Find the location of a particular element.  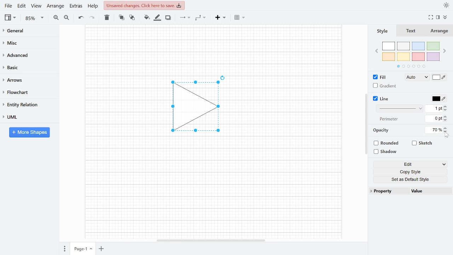

Add page is located at coordinates (103, 249).